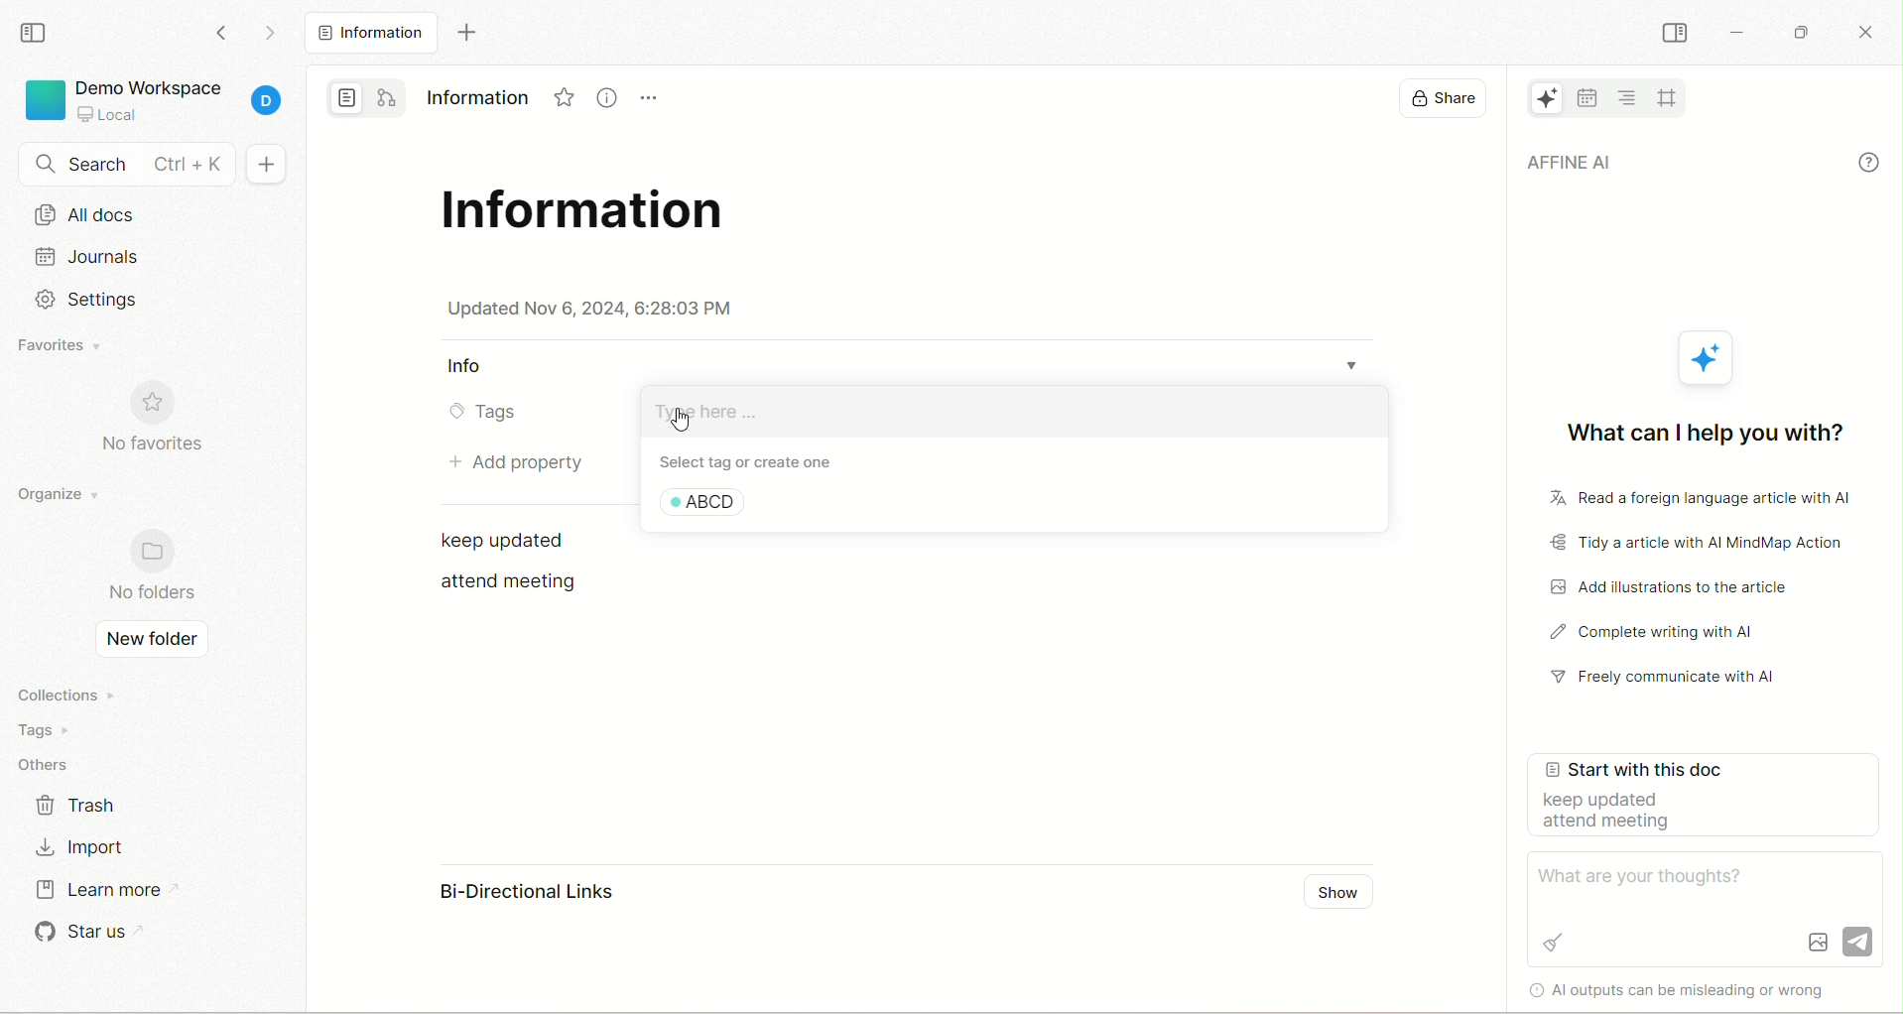  What do you see at coordinates (106, 114) in the screenshot?
I see `local` at bounding box center [106, 114].